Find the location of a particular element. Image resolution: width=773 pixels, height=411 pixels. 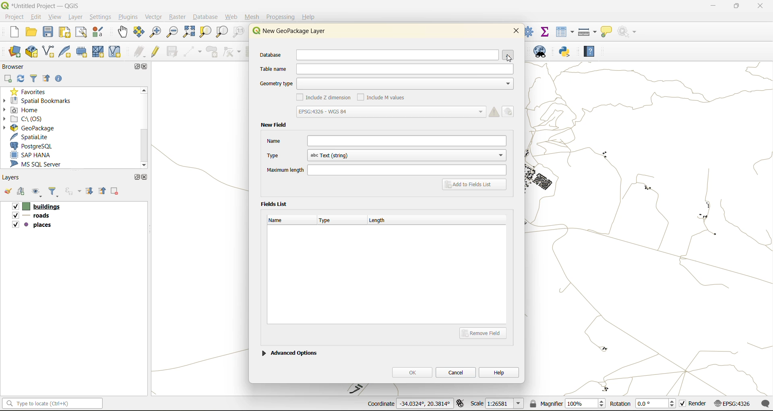

places is located at coordinates (32, 226).